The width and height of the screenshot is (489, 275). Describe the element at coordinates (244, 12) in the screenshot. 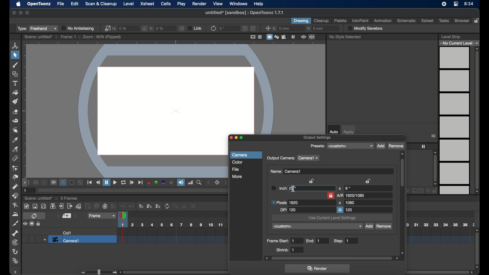

I see `file name` at that location.